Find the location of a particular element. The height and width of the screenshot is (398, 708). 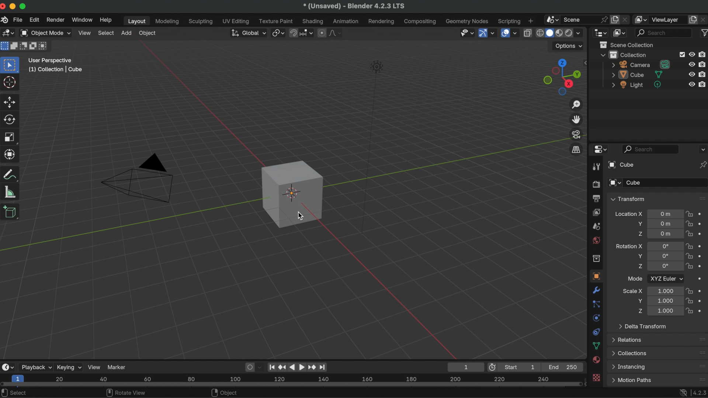

rotation X is located at coordinates (629, 245).